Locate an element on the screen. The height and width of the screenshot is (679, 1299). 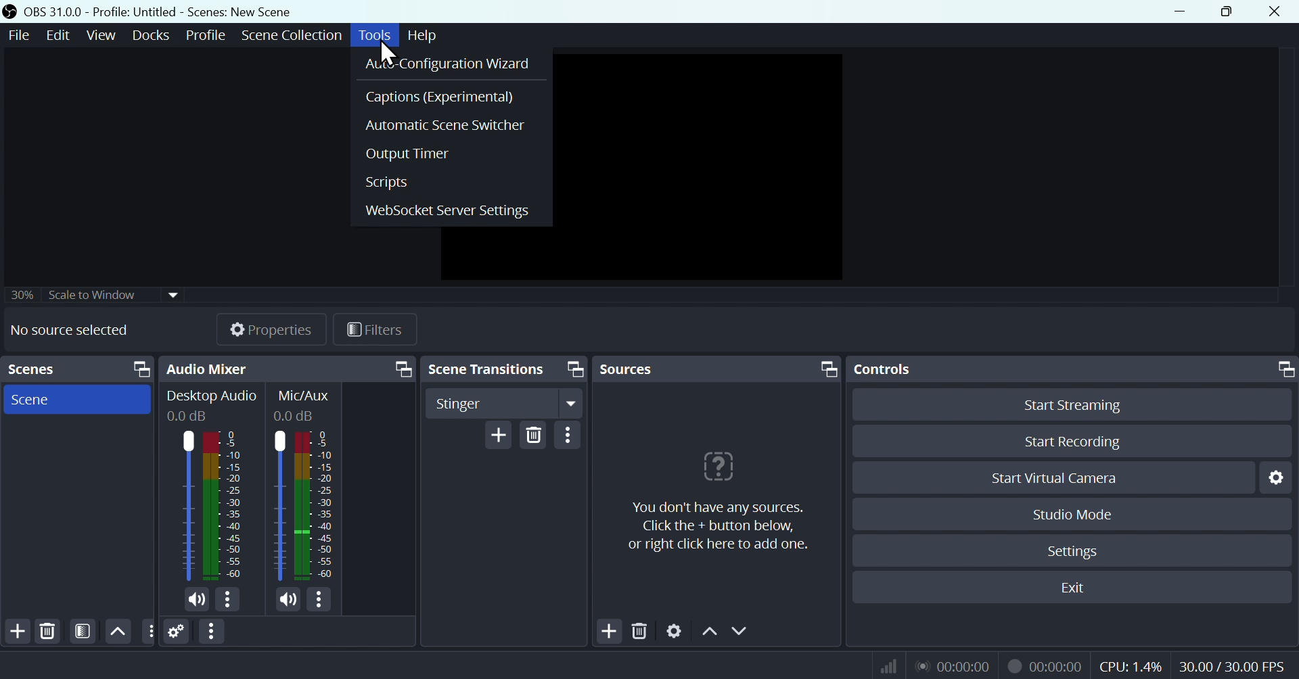
Up is located at coordinates (708, 630).